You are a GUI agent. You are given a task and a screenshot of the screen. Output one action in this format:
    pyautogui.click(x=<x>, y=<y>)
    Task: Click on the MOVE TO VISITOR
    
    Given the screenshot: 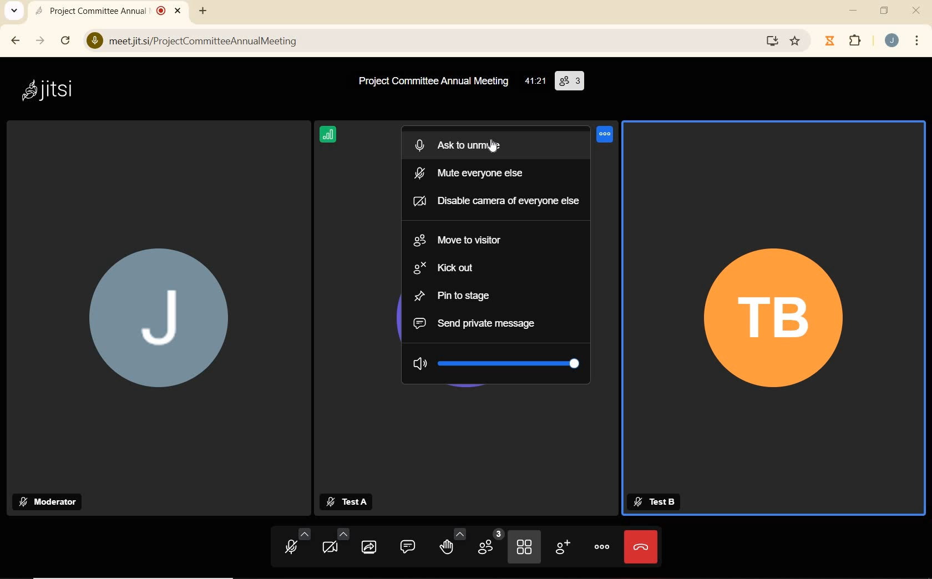 What is the action you would take?
    pyautogui.click(x=464, y=240)
    